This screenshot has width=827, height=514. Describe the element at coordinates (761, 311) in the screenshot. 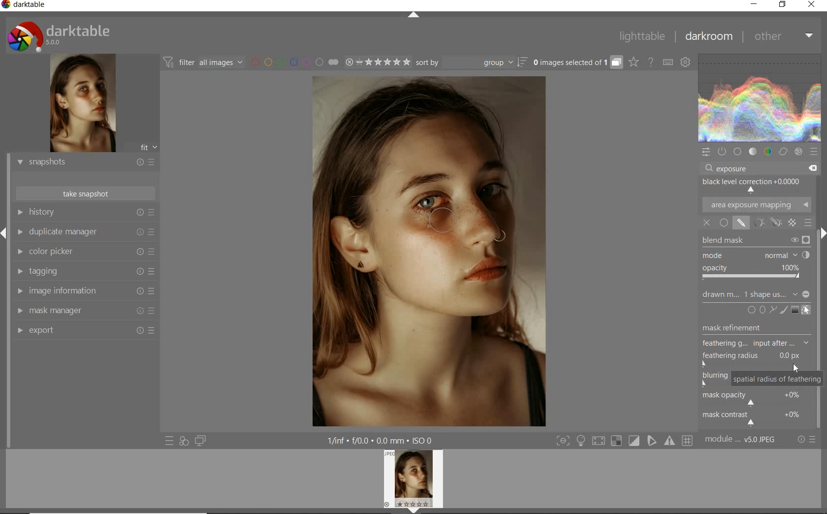

I see `ADD CIRCLE, ELLIPSE, OR PATH` at that location.